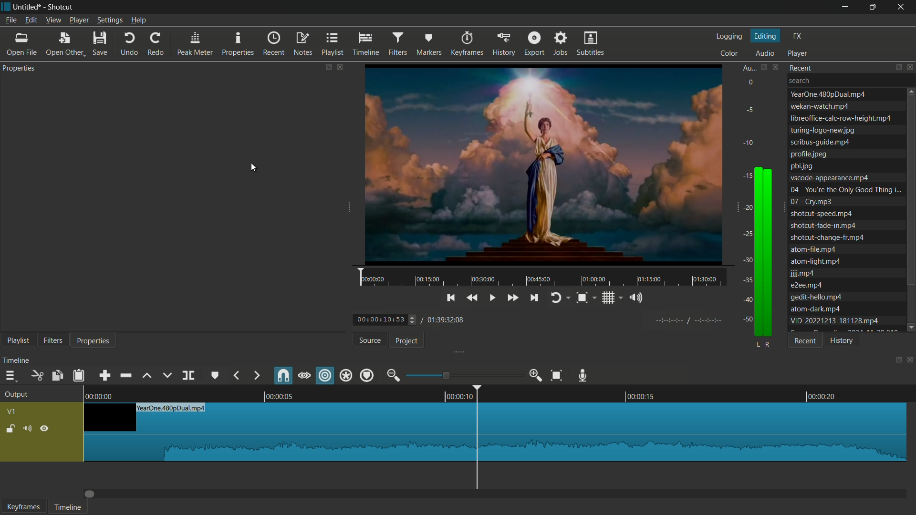 The width and height of the screenshot is (916, 515). I want to click on file-5, so click(820, 143).